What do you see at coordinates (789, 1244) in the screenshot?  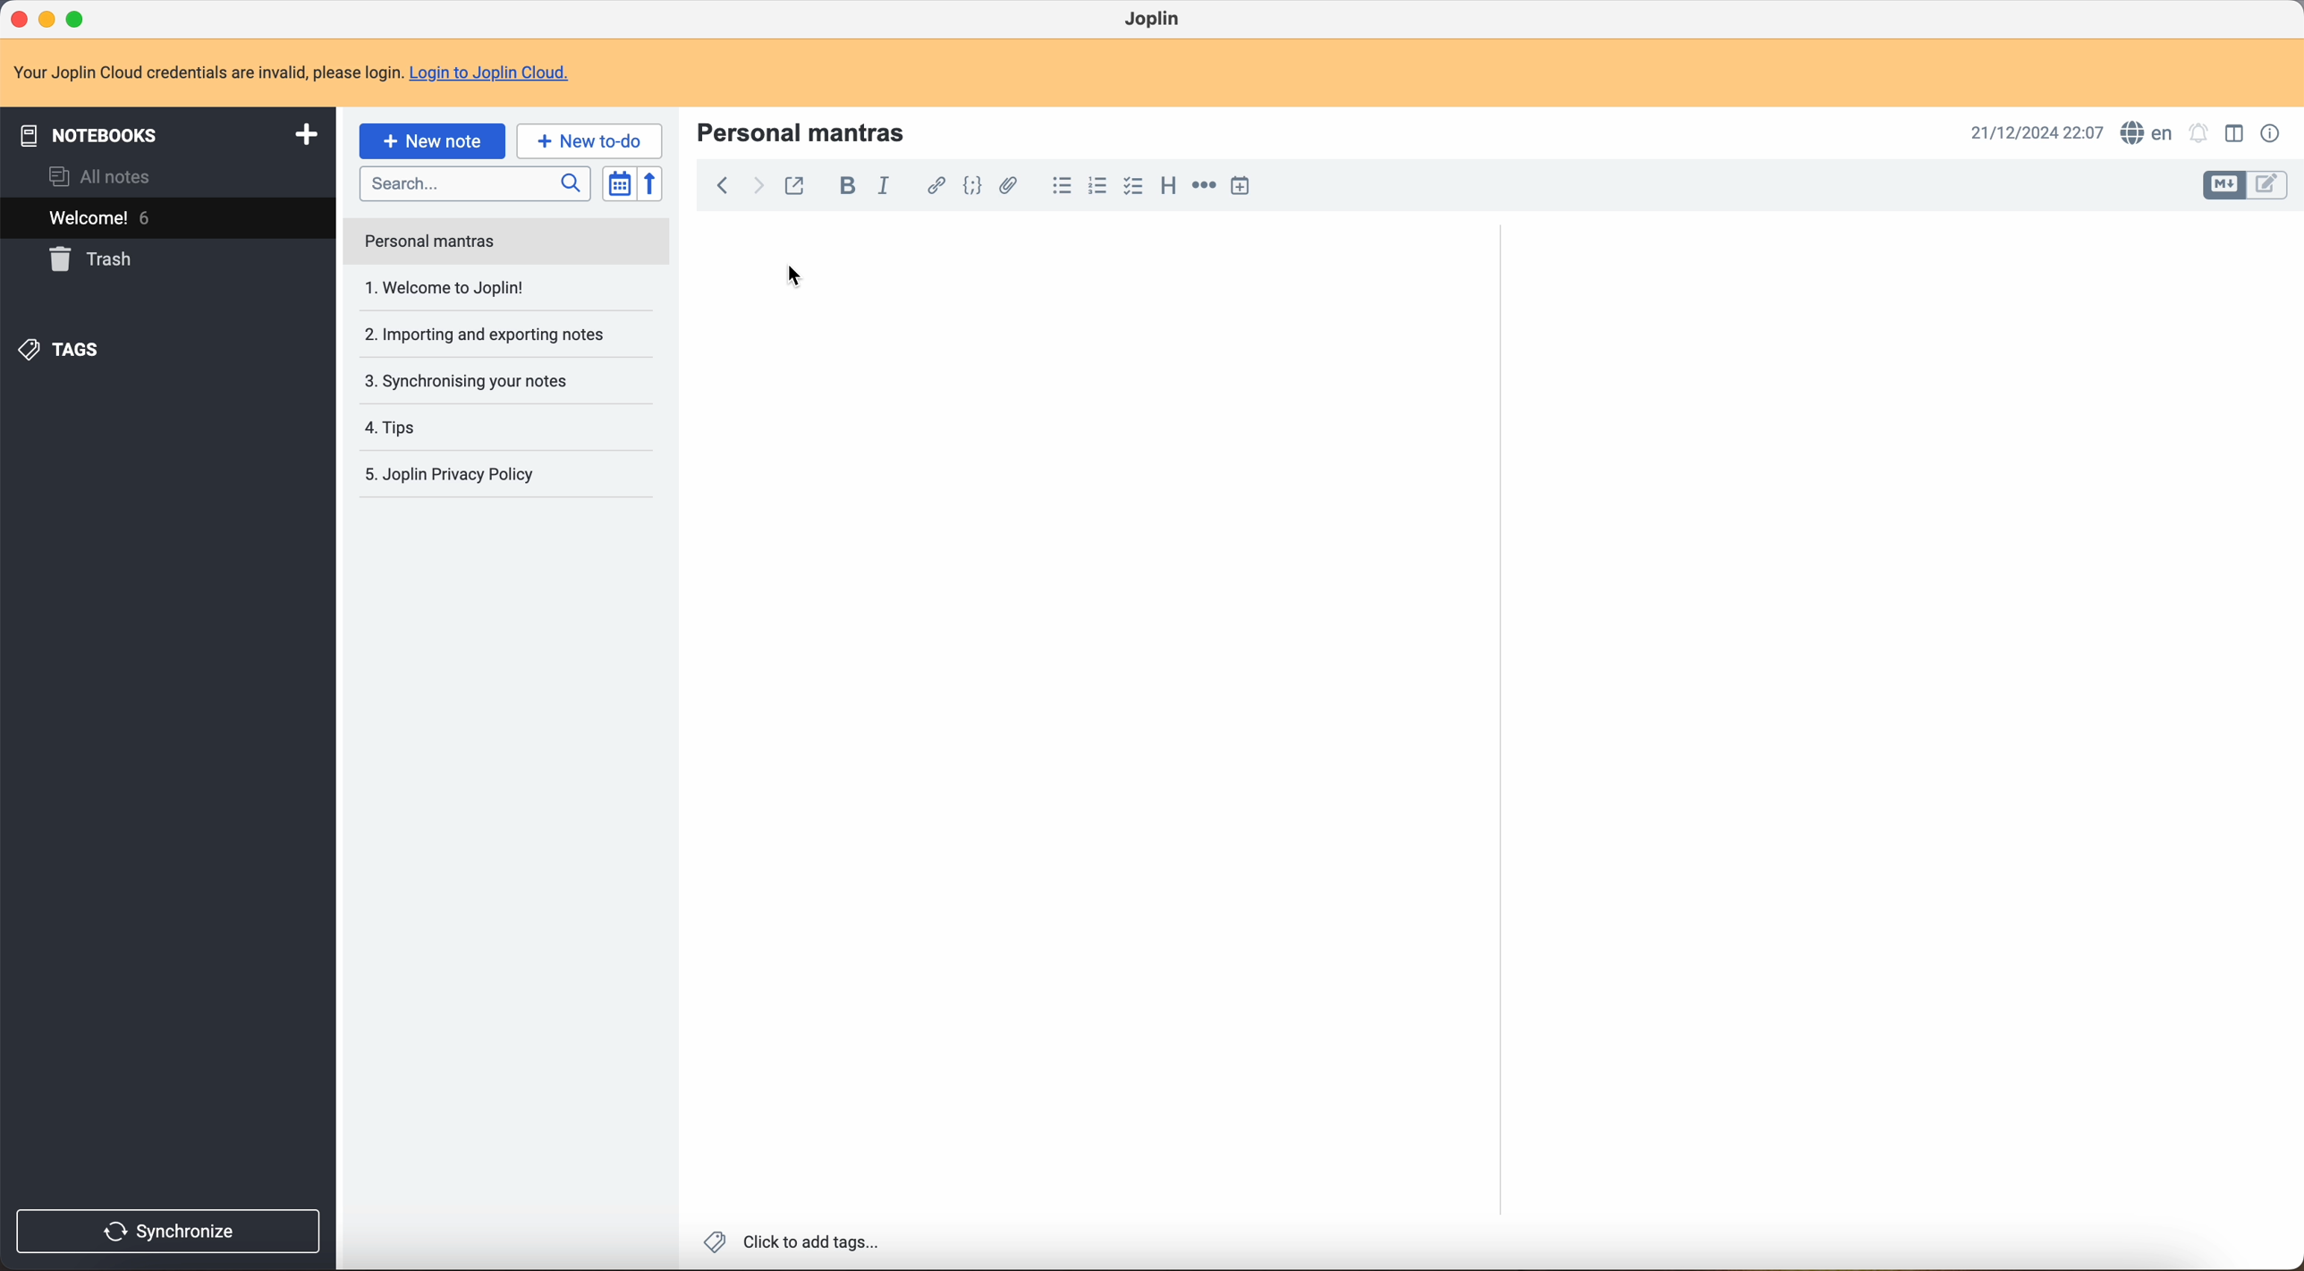 I see `click to add tags` at bounding box center [789, 1244].